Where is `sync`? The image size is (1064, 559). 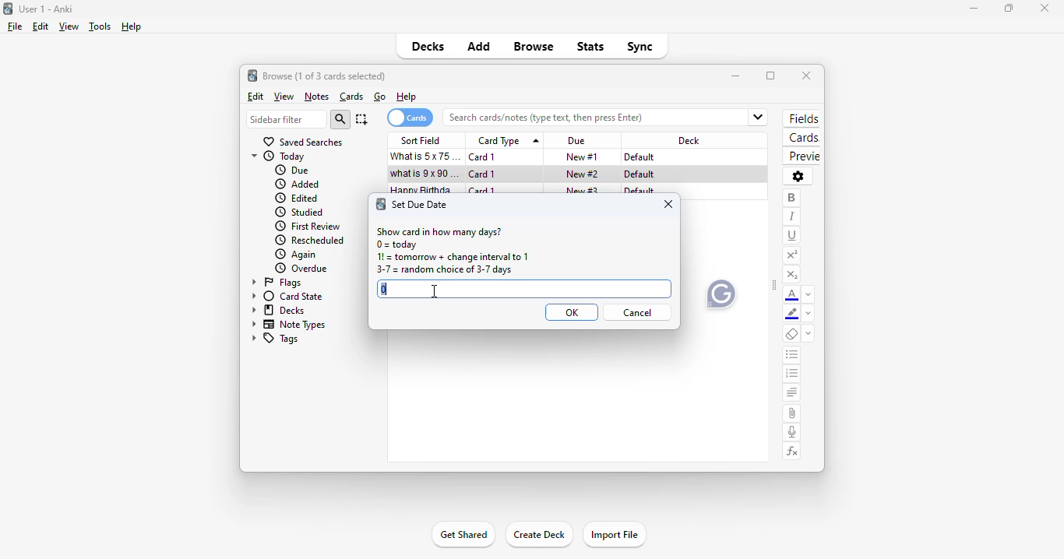 sync is located at coordinates (639, 47).